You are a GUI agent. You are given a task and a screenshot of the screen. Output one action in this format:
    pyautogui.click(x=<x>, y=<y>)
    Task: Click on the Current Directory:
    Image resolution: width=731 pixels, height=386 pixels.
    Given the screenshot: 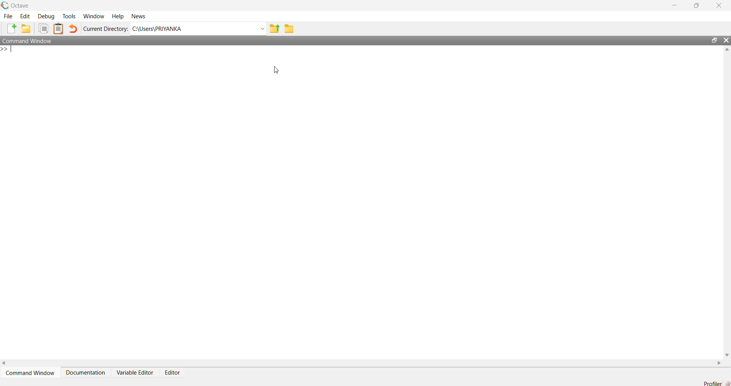 What is the action you would take?
    pyautogui.click(x=105, y=29)
    